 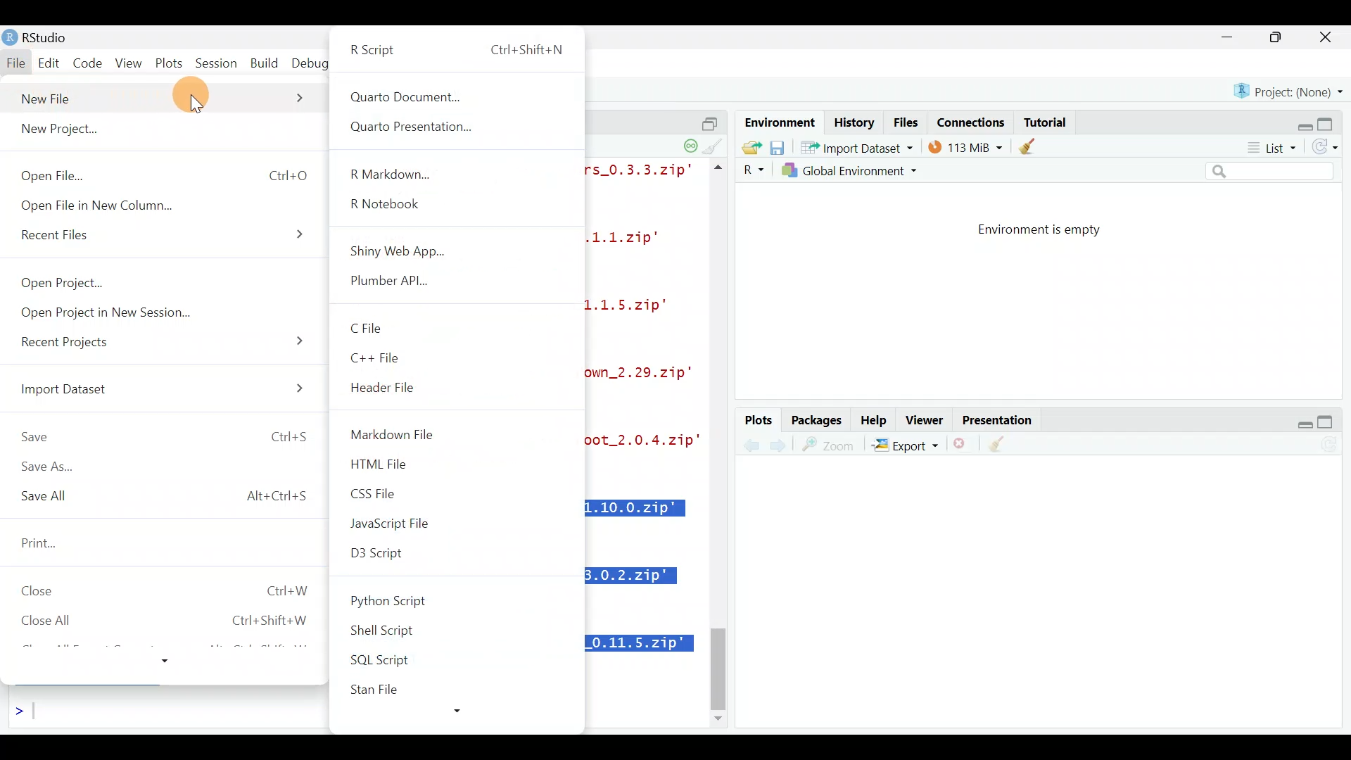 What do you see at coordinates (962, 447) in the screenshot?
I see `remove the current plot` at bounding box center [962, 447].